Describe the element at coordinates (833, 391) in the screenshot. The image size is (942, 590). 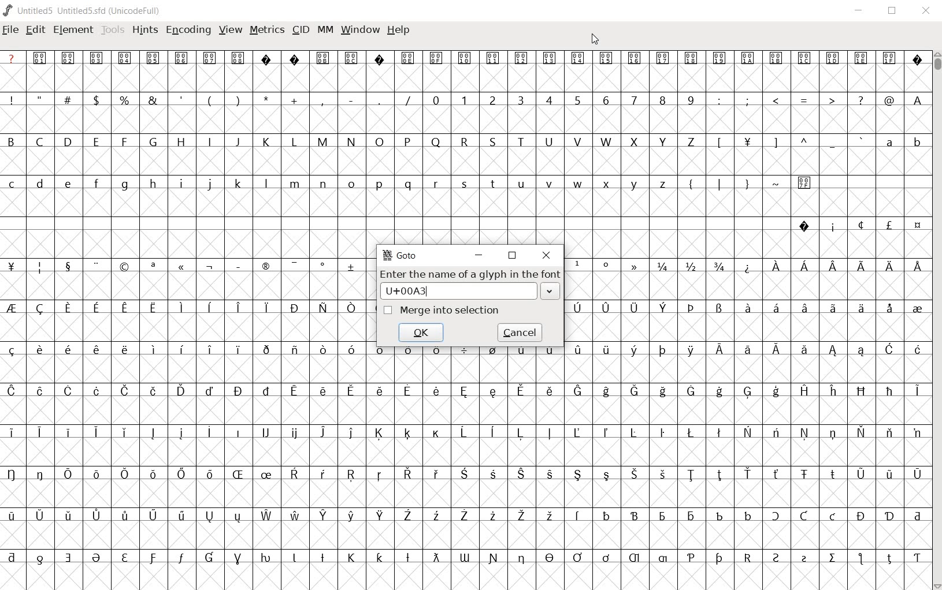
I see `Symbol` at that location.